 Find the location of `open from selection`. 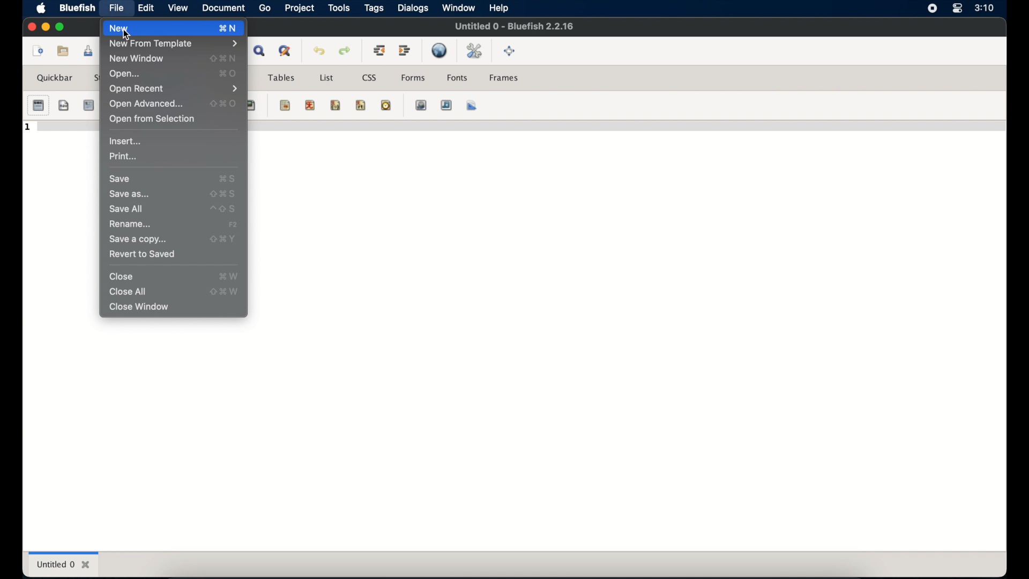

open from selection is located at coordinates (152, 119).